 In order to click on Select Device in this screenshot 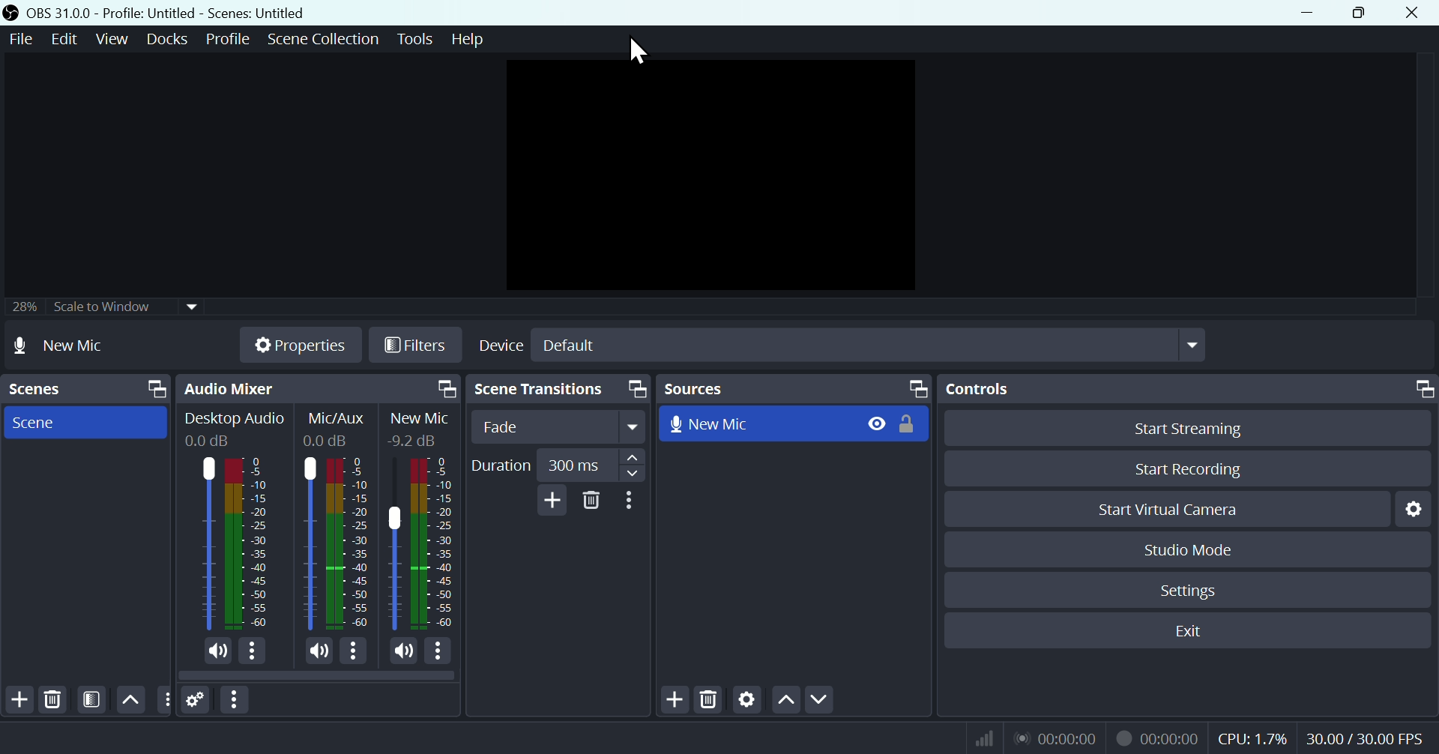, I will do `click(839, 345)`.